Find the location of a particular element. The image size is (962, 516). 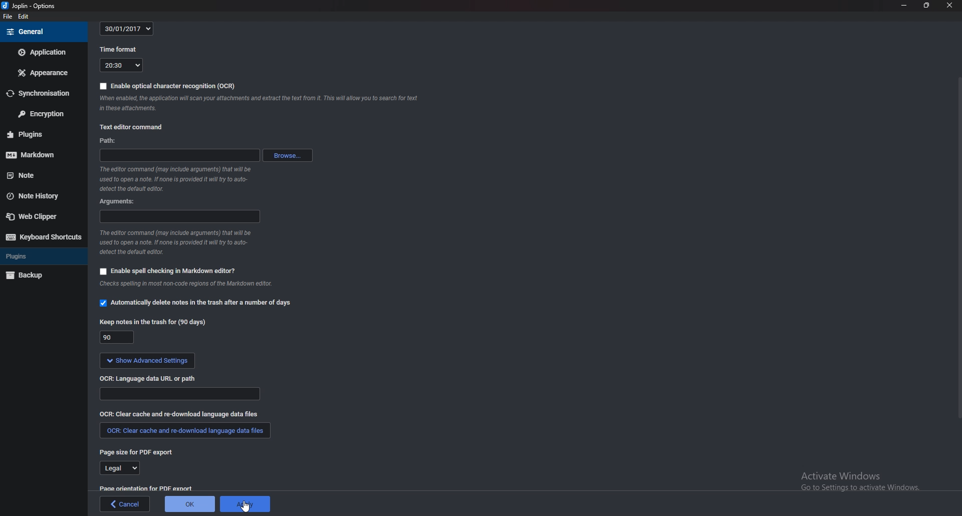

Info is located at coordinates (180, 244).